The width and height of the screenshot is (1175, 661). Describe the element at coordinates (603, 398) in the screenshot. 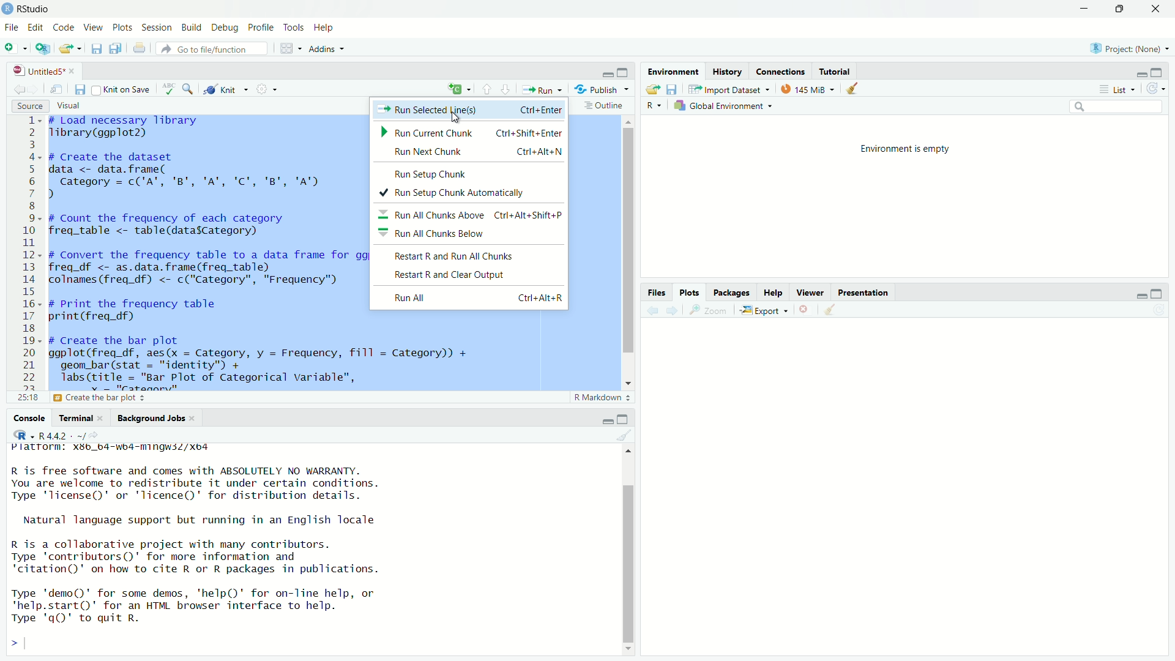

I see `R markdown` at that location.